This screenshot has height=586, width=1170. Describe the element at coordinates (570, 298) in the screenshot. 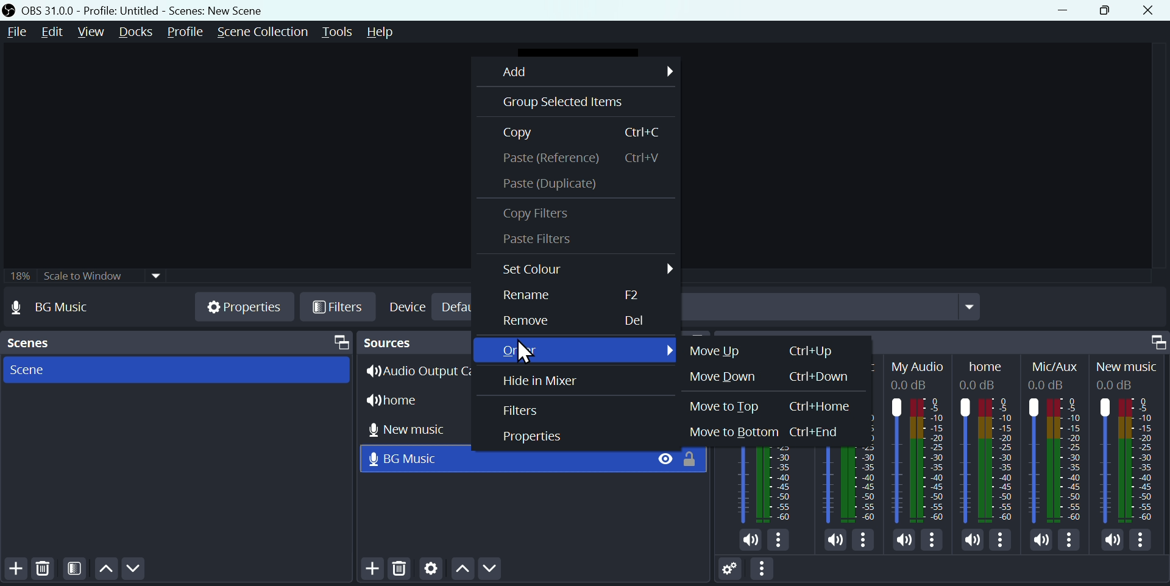

I see `Rename` at that location.